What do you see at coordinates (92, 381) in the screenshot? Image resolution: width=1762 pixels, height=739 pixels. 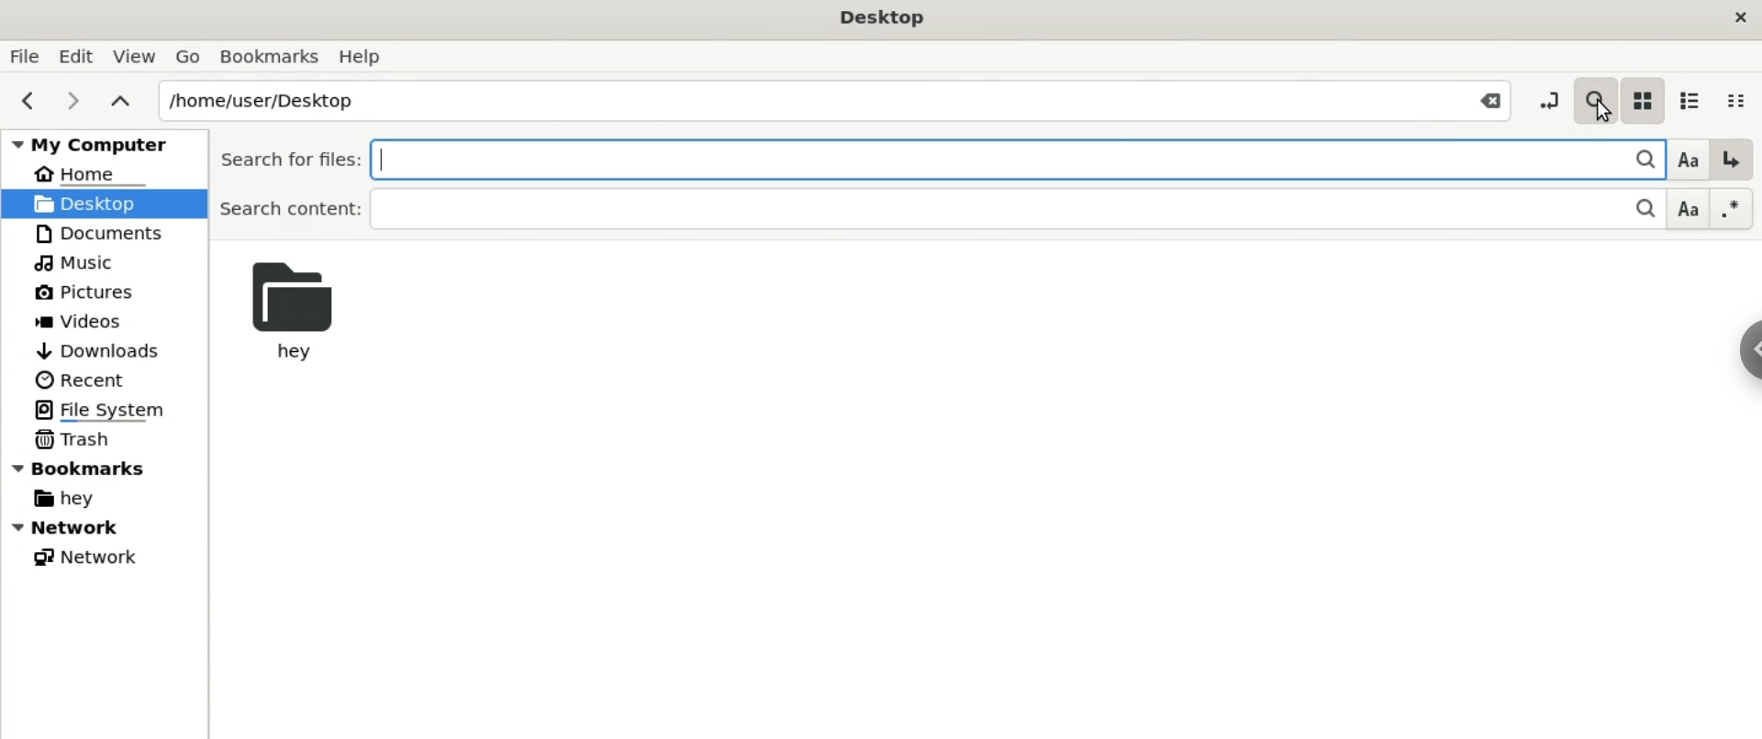 I see `Recent` at bounding box center [92, 381].